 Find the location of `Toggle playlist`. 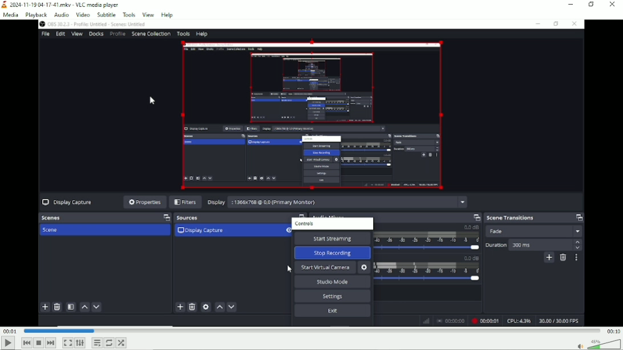

Toggle playlist is located at coordinates (97, 343).